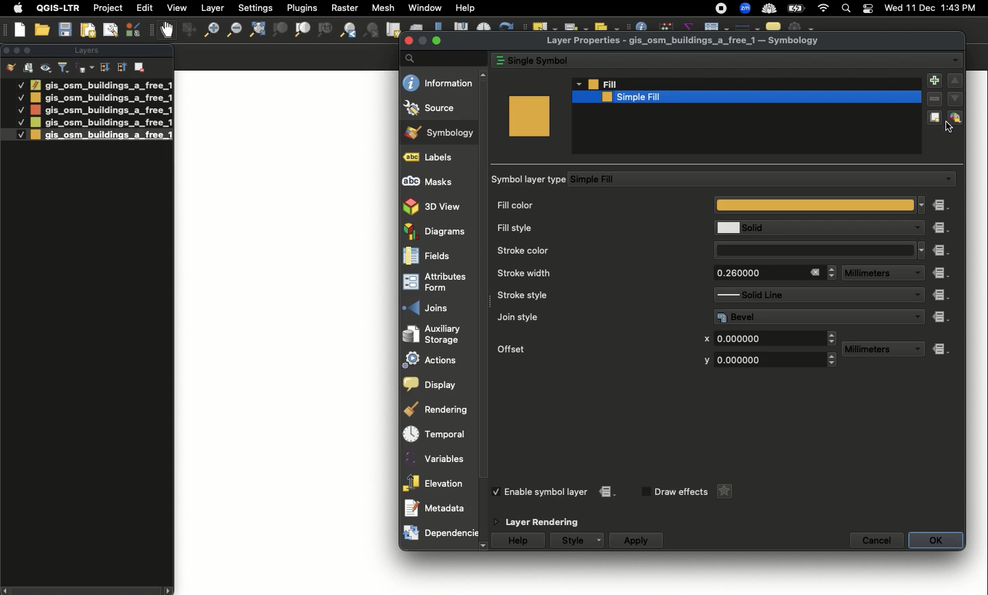  Describe the element at coordinates (948, 180) in the screenshot. I see `Drop down` at that location.